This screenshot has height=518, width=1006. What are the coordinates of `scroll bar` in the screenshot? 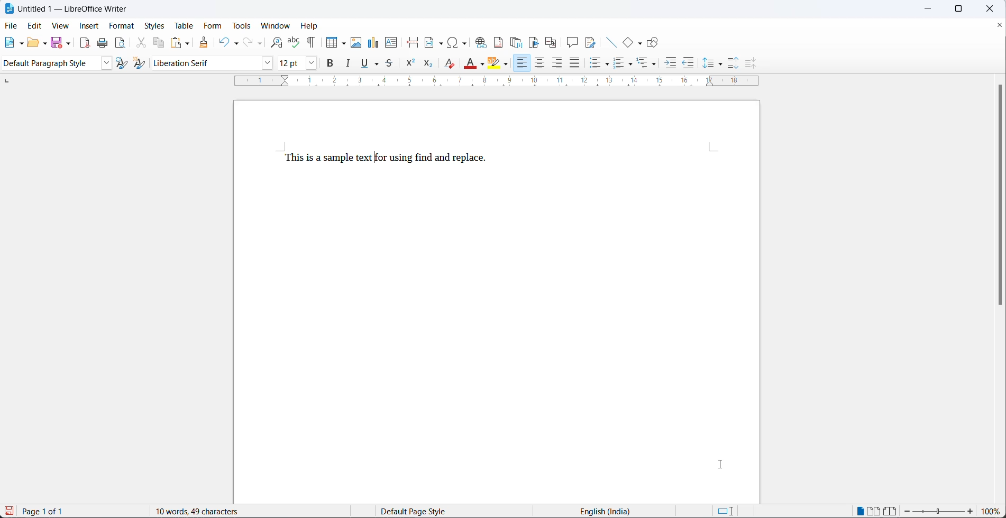 It's located at (1000, 200).